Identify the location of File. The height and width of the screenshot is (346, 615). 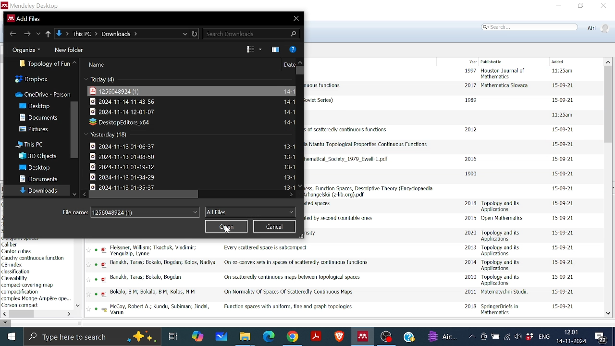
(288, 91).